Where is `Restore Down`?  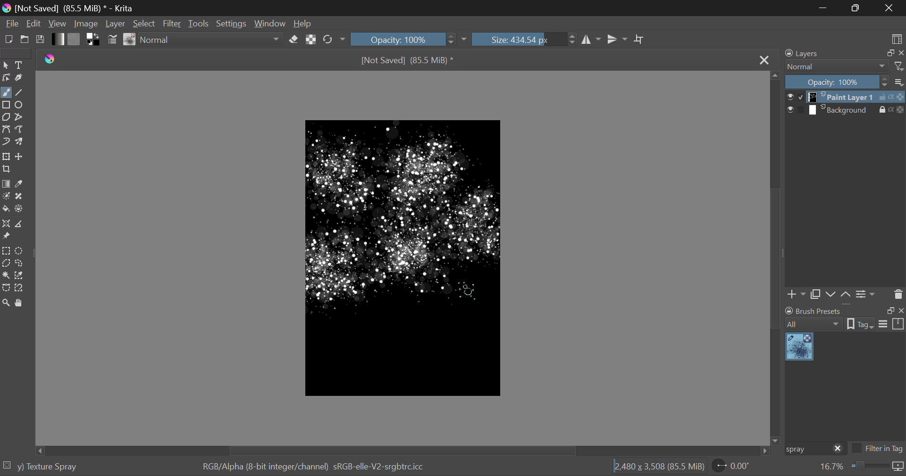 Restore Down is located at coordinates (826, 8).